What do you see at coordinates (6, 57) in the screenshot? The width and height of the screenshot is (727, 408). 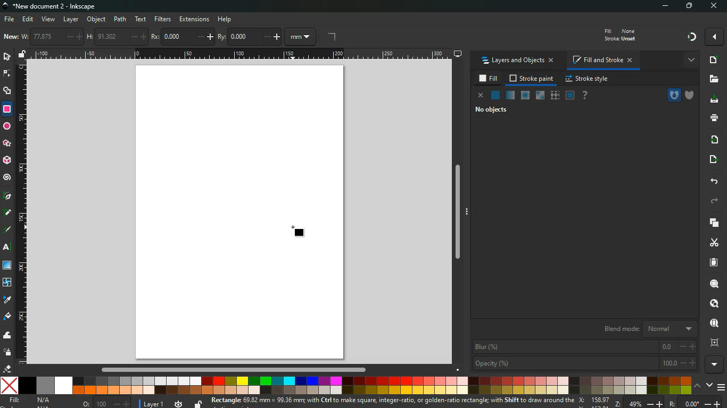 I see `select` at bounding box center [6, 57].